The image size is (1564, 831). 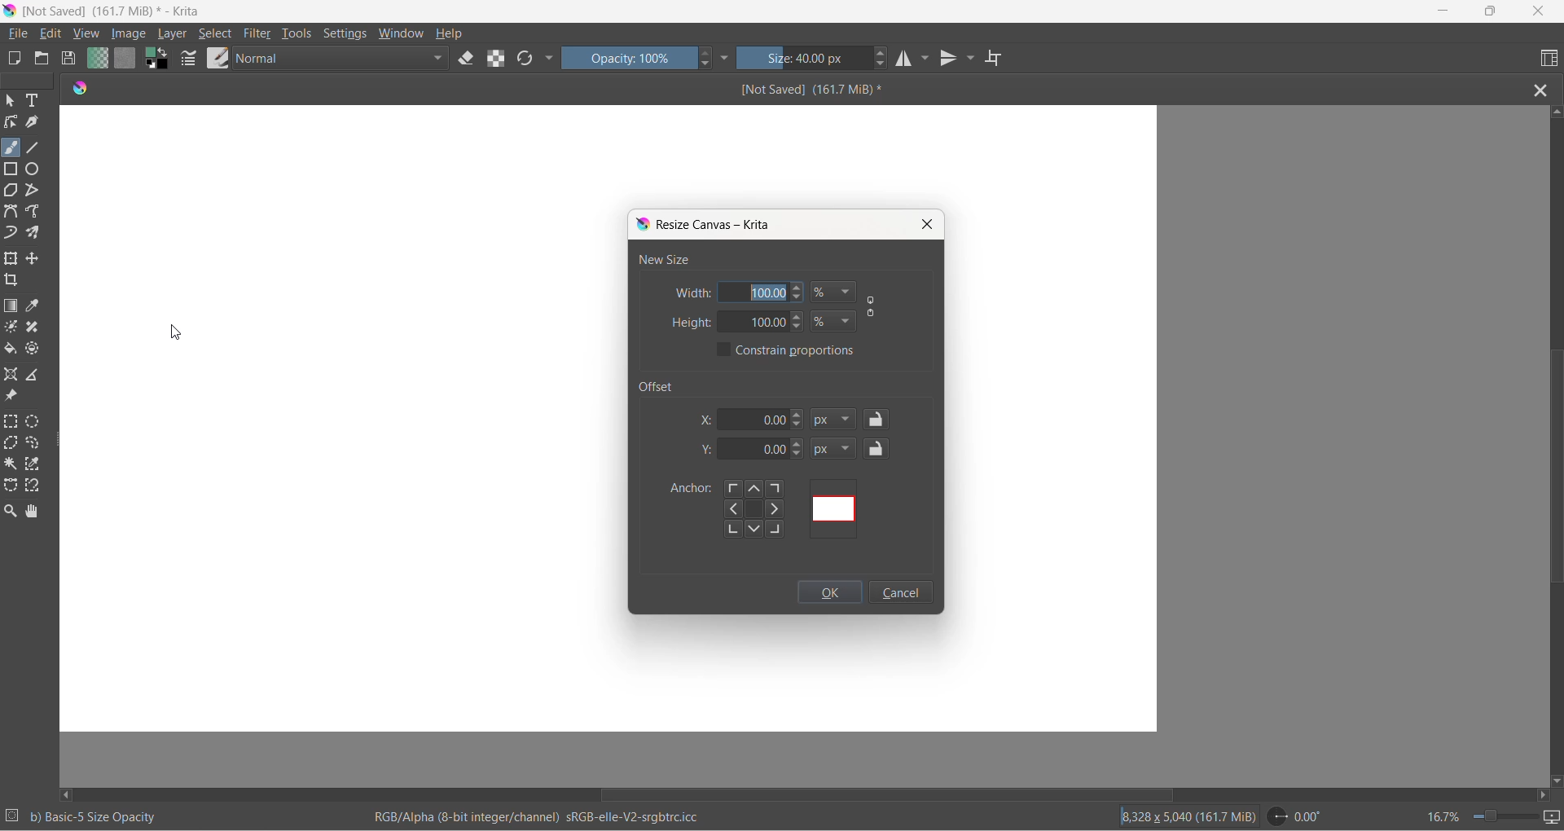 I want to click on constant proportion button, so click(x=872, y=309).